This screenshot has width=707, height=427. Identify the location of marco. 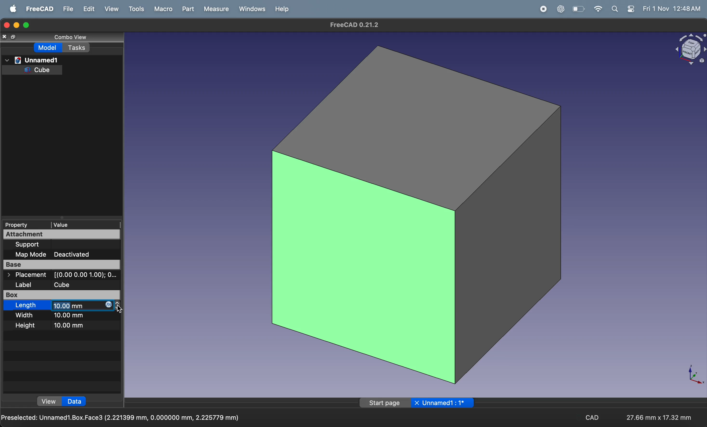
(162, 9).